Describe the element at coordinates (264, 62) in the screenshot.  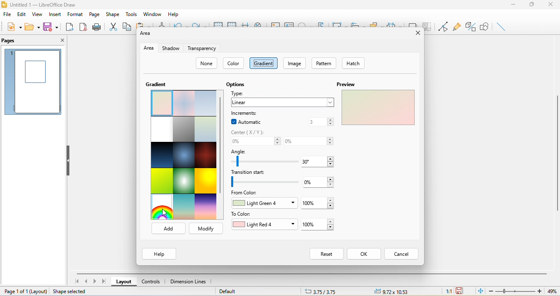
I see `gradient` at that location.